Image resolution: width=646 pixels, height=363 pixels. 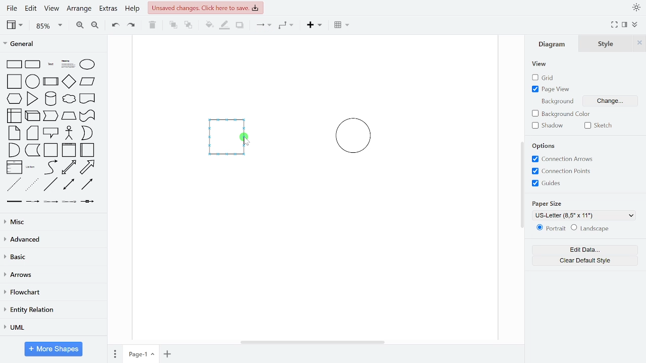 What do you see at coordinates (343, 26) in the screenshot?
I see `table` at bounding box center [343, 26].